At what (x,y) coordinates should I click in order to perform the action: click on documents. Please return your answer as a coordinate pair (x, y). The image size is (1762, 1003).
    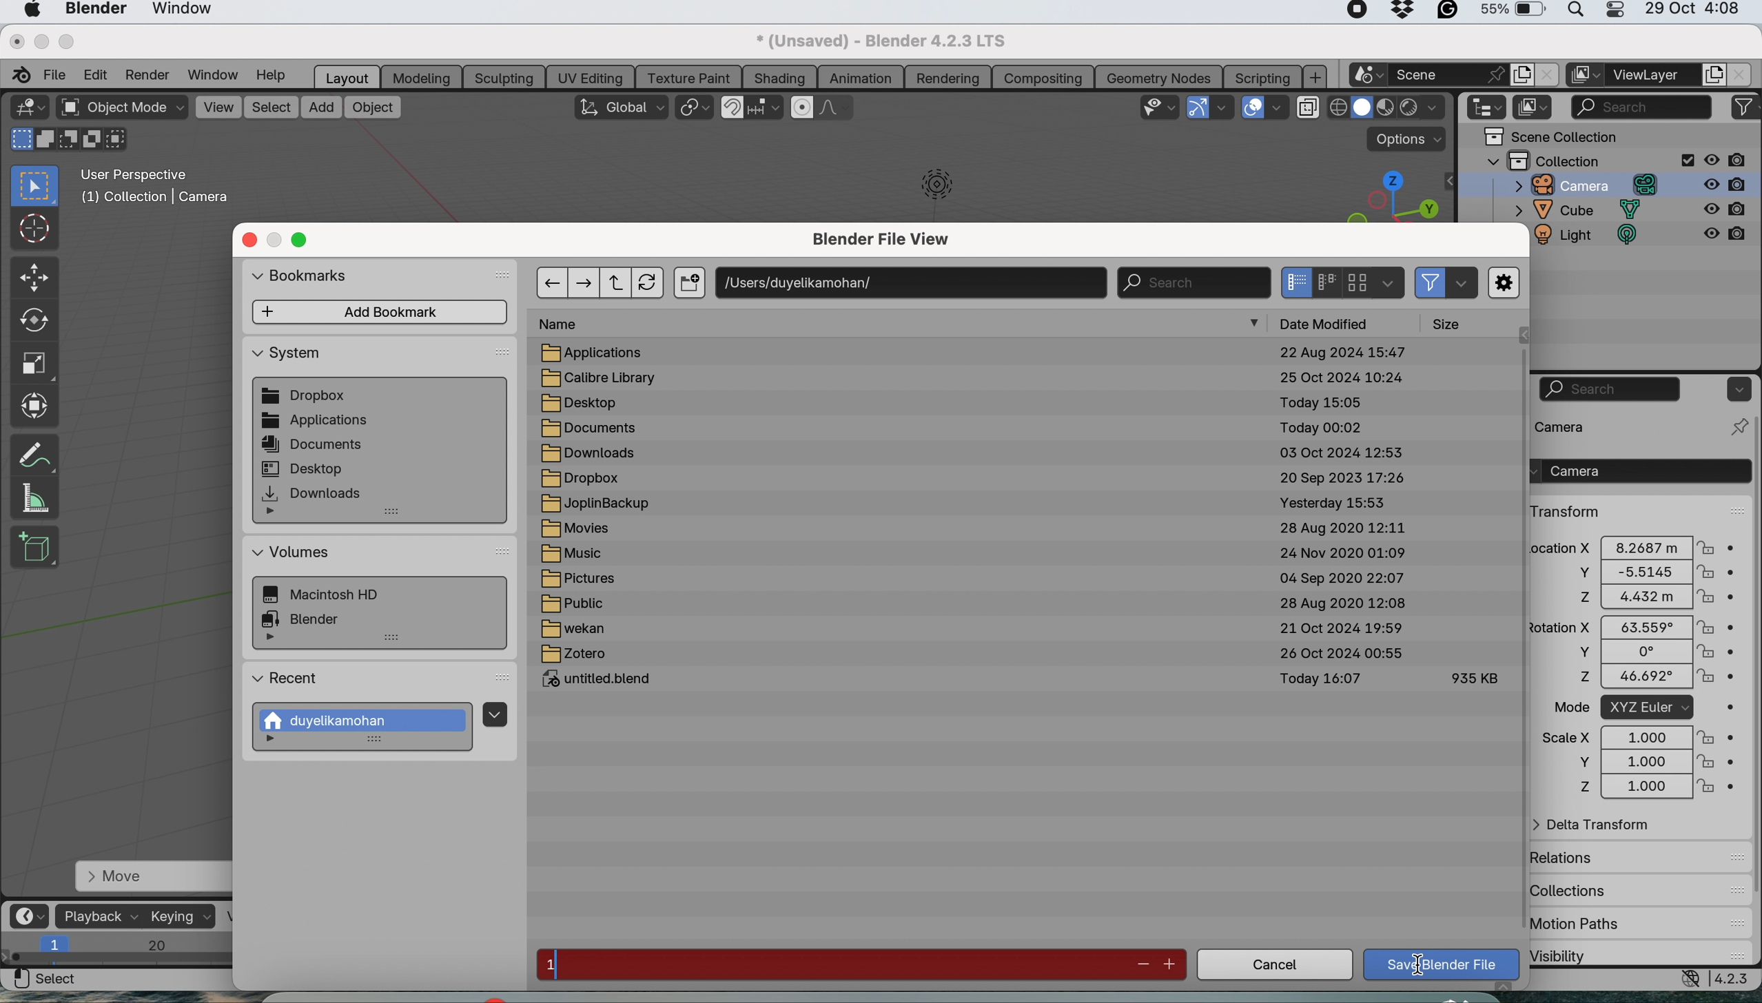
    Looking at the image, I should click on (315, 446).